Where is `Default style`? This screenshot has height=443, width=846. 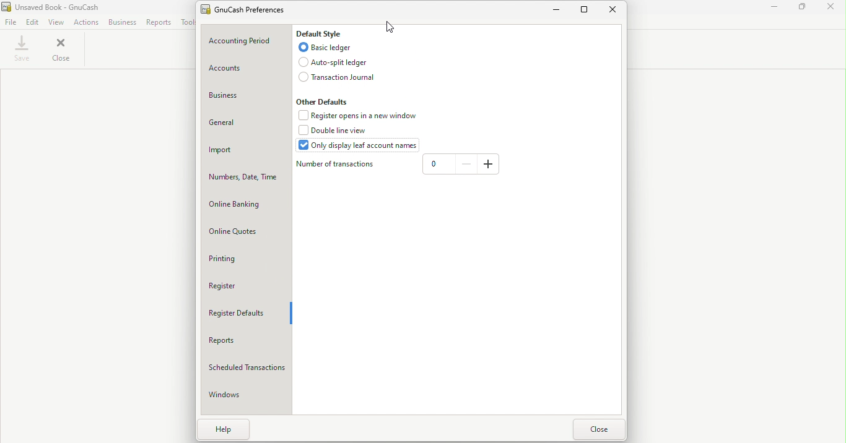 Default style is located at coordinates (322, 33).